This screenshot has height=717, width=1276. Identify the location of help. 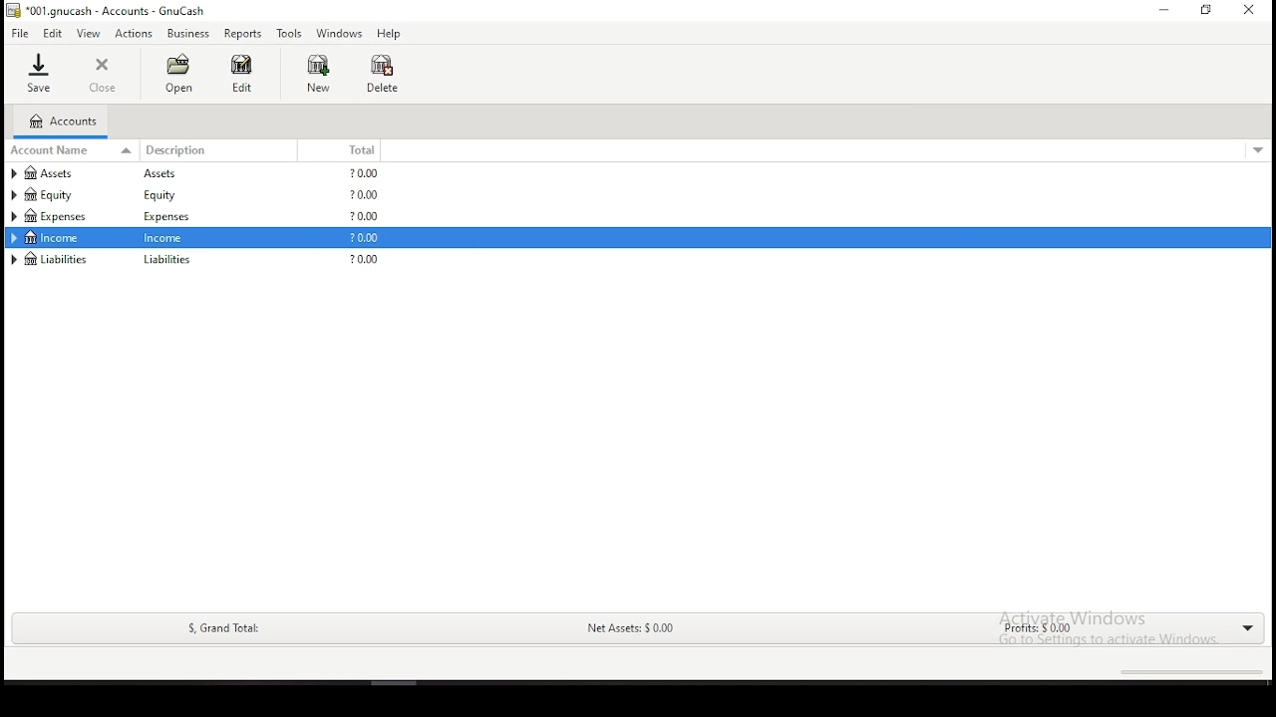
(389, 35).